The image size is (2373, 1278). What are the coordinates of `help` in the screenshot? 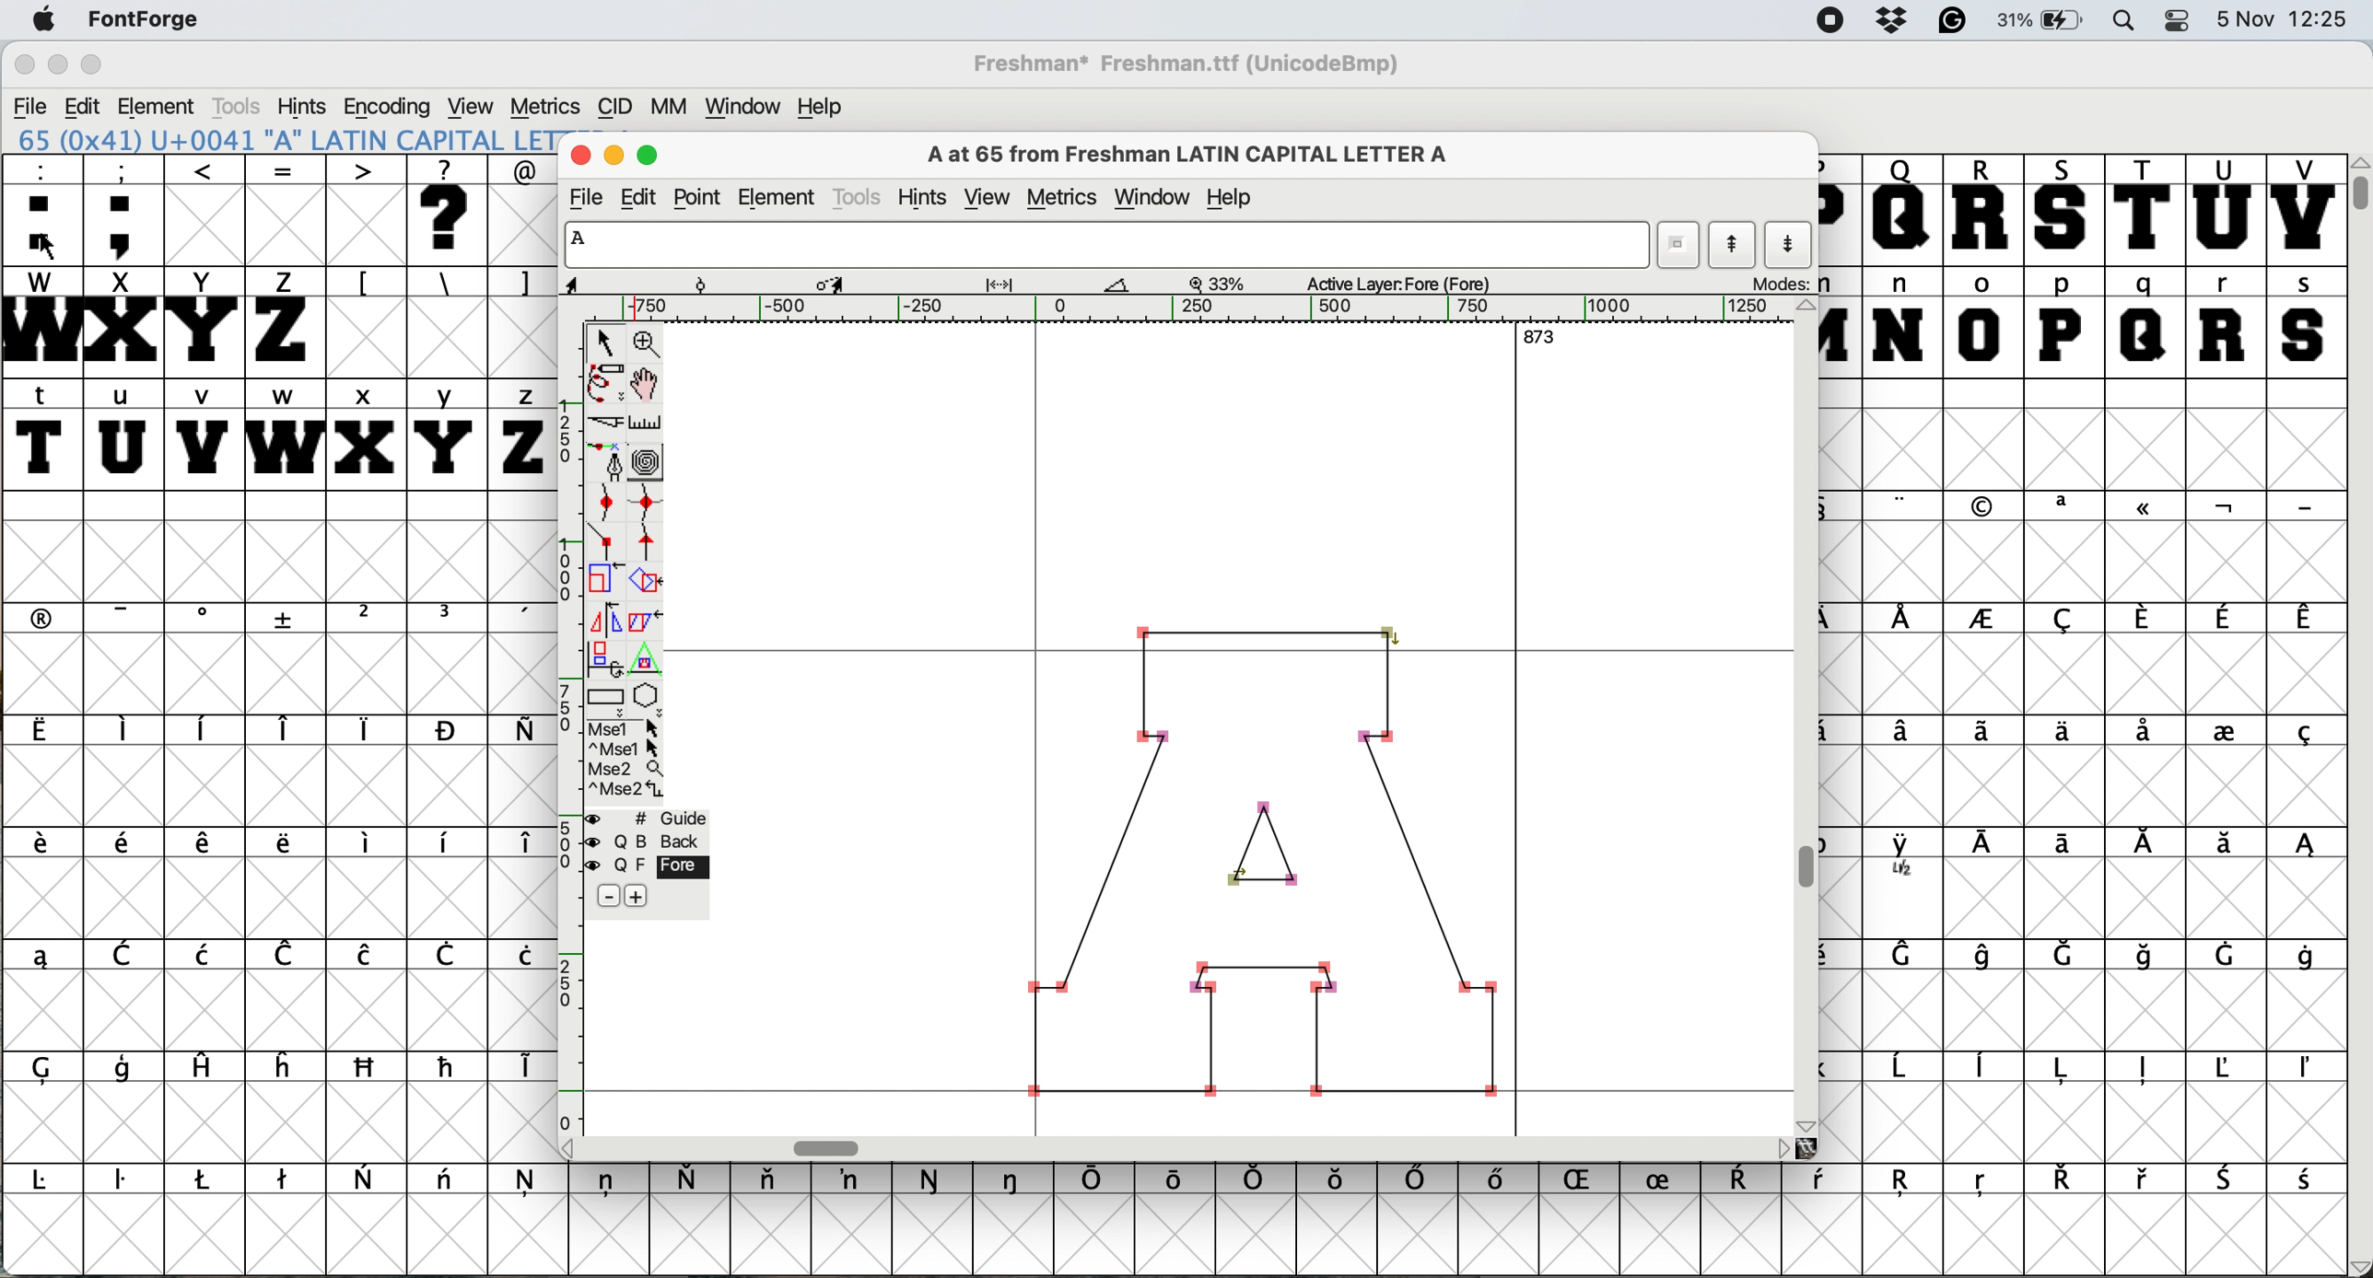 It's located at (830, 107).